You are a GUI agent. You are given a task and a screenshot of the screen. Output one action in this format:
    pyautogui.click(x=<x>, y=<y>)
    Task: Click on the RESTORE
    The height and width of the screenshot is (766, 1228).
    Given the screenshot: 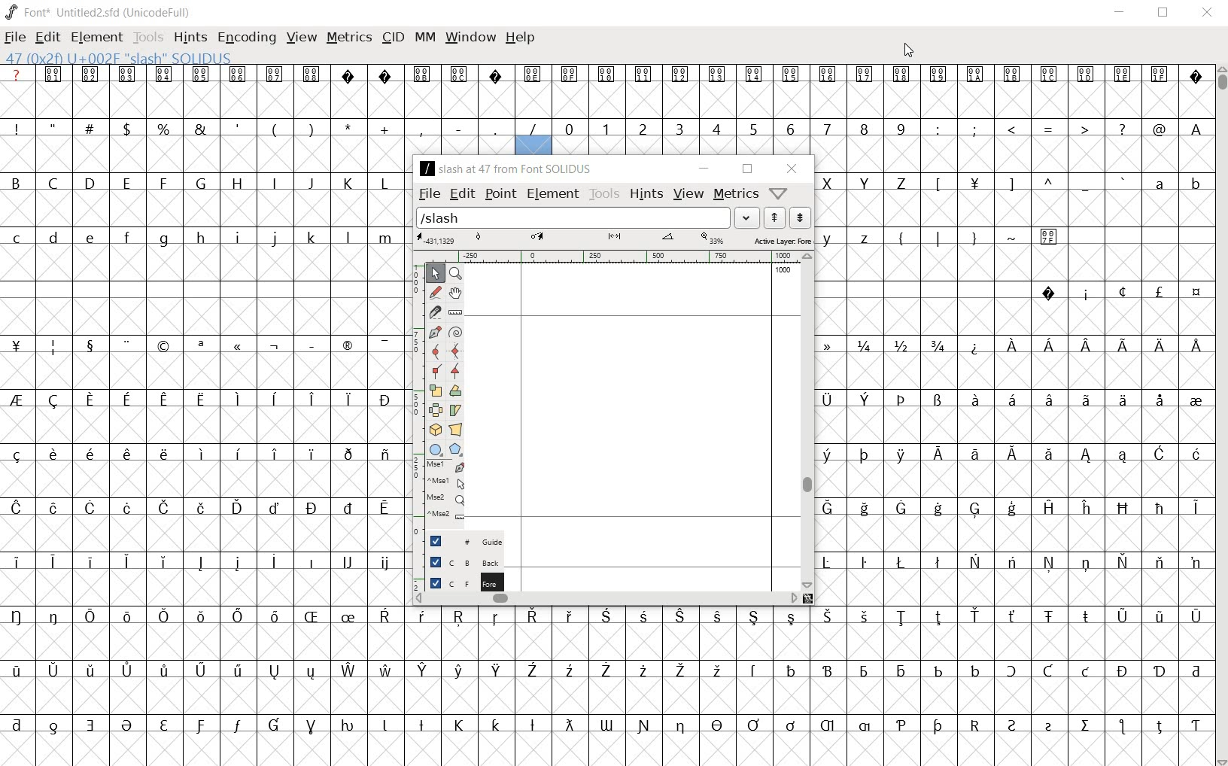 What is the action you would take?
    pyautogui.click(x=1161, y=13)
    